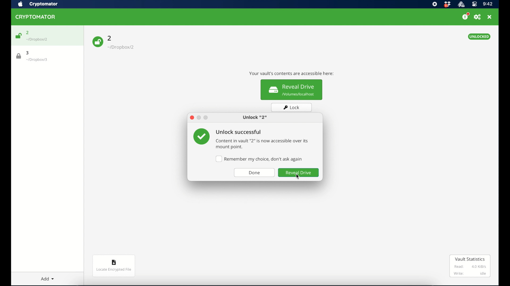  Describe the element at coordinates (28, 33) in the screenshot. I see `2` at that location.